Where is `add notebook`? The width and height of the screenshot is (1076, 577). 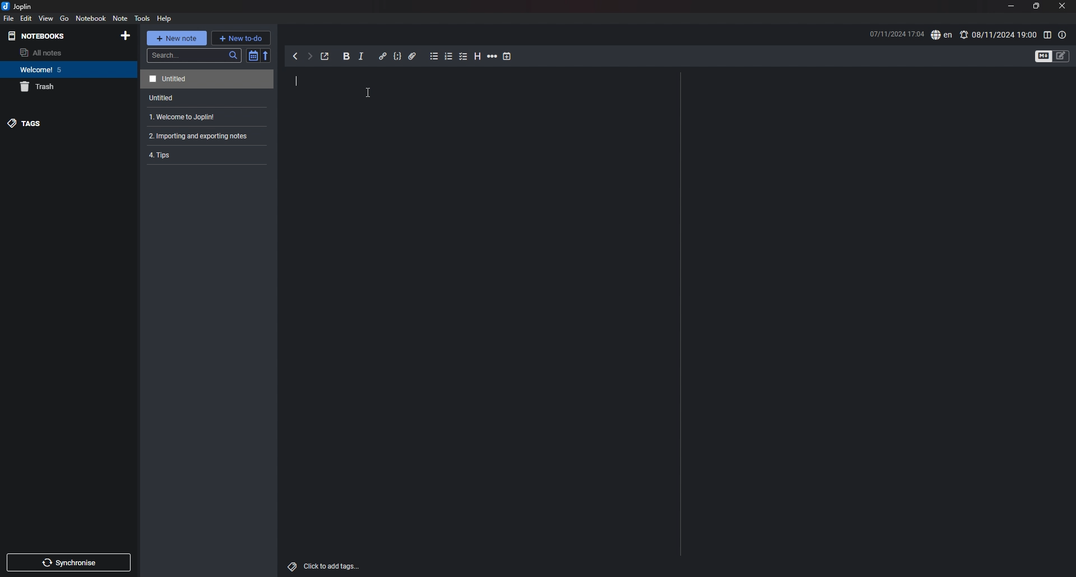
add notebook is located at coordinates (127, 35).